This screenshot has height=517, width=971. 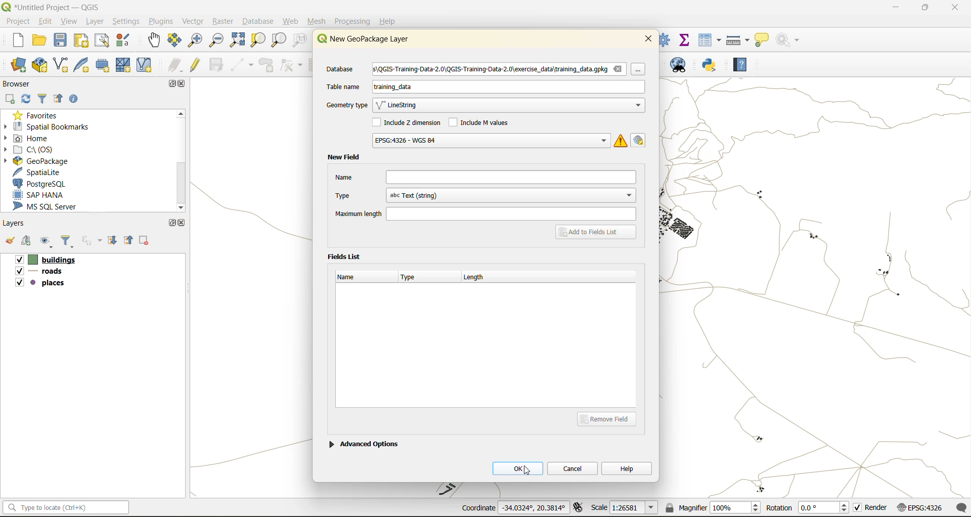 I want to click on crs (EPSG: 4326-WGS 84), so click(x=490, y=141).